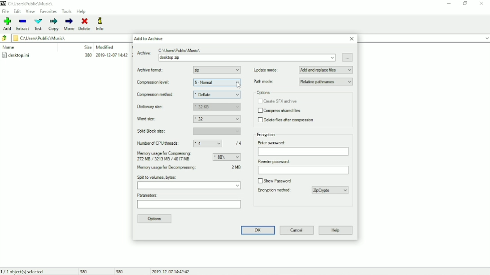 This screenshot has height=275, width=490. What do you see at coordinates (248, 49) in the screenshot?
I see `Archive` at bounding box center [248, 49].